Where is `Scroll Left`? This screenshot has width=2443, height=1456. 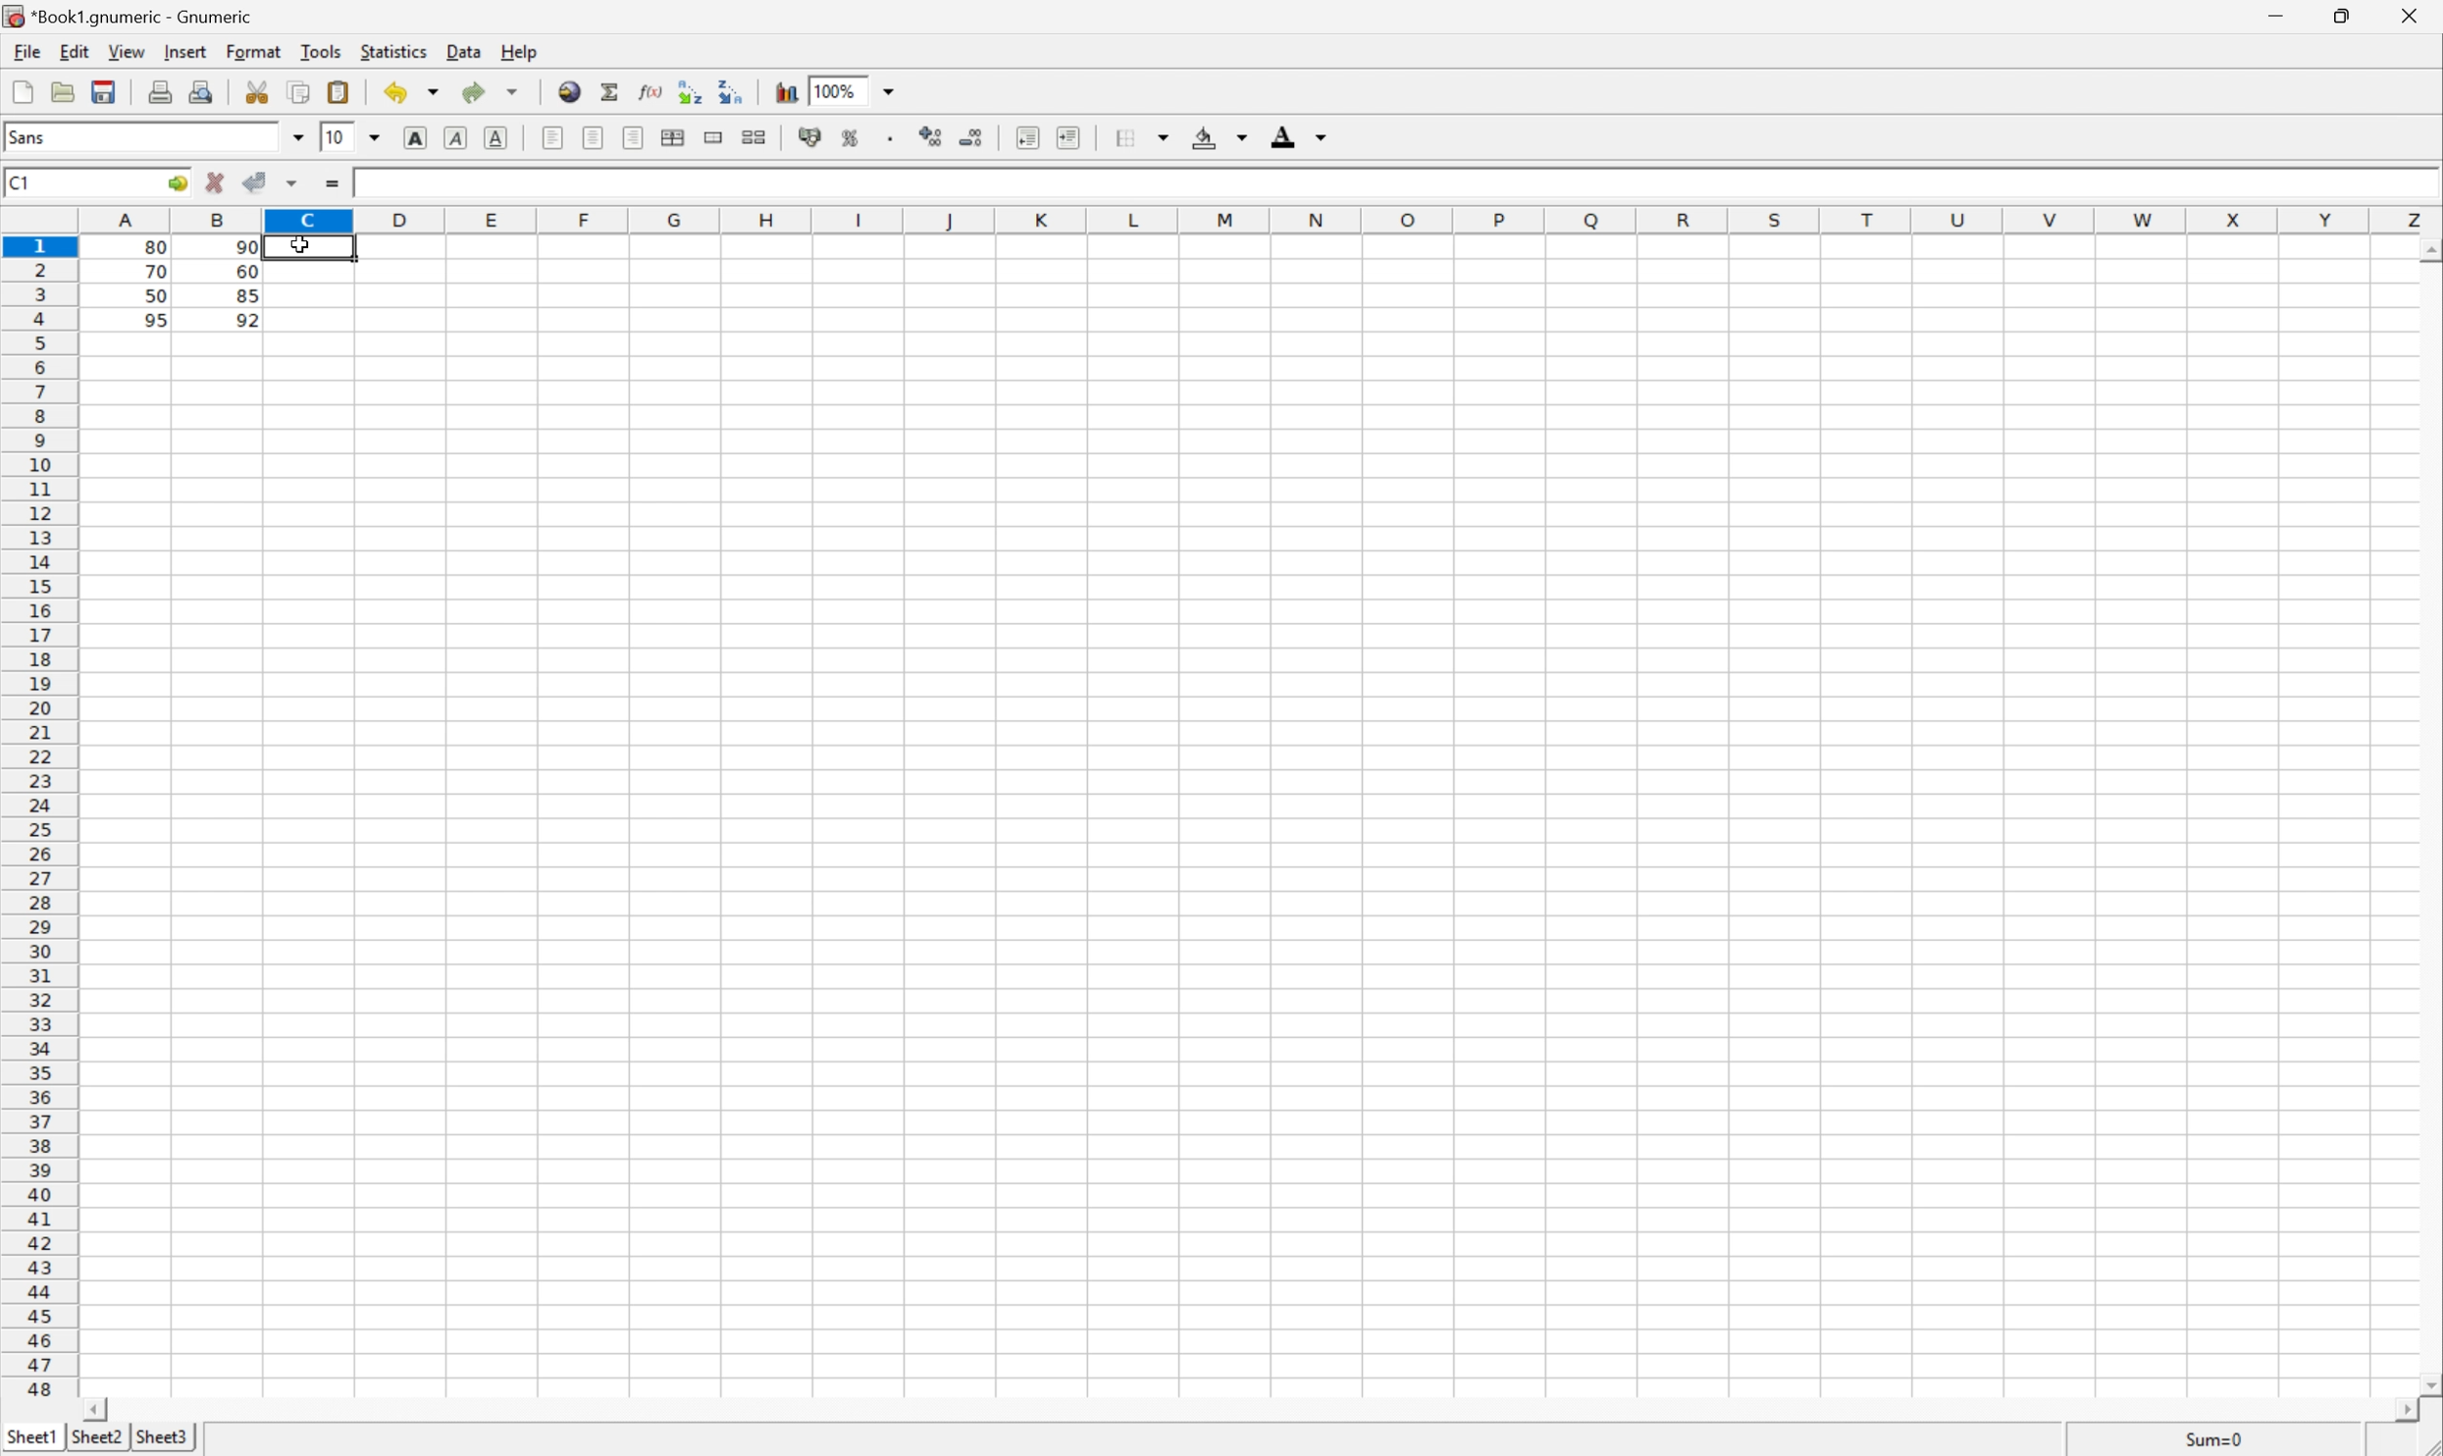
Scroll Left is located at coordinates (102, 1403).